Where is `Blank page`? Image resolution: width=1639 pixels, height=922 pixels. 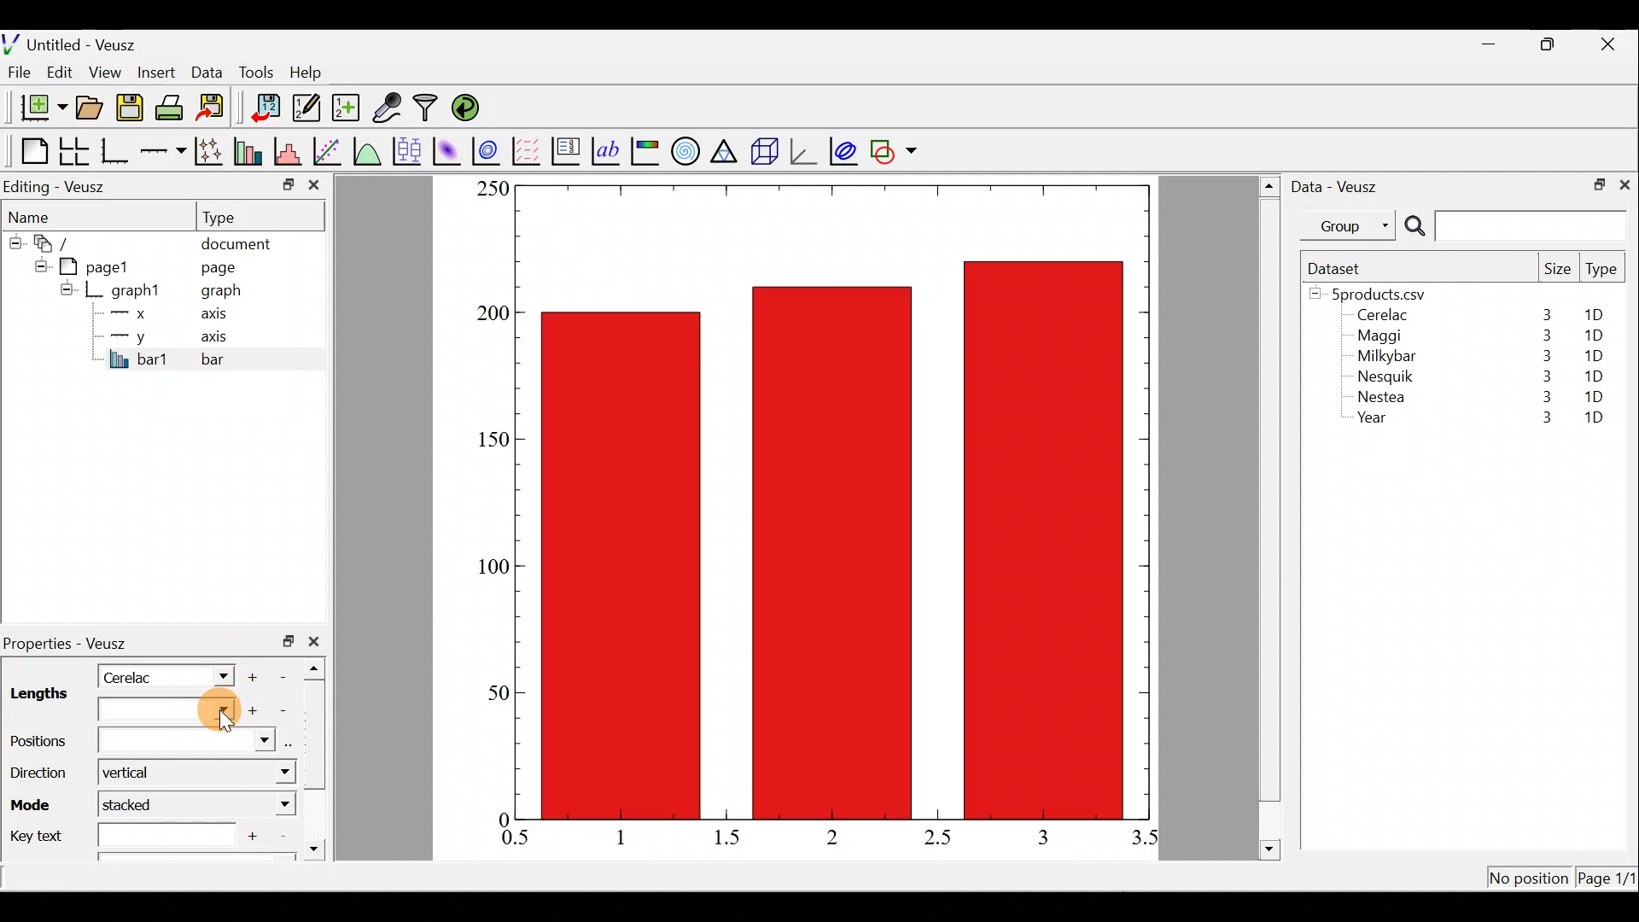 Blank page is located at coordinates (30, 151).